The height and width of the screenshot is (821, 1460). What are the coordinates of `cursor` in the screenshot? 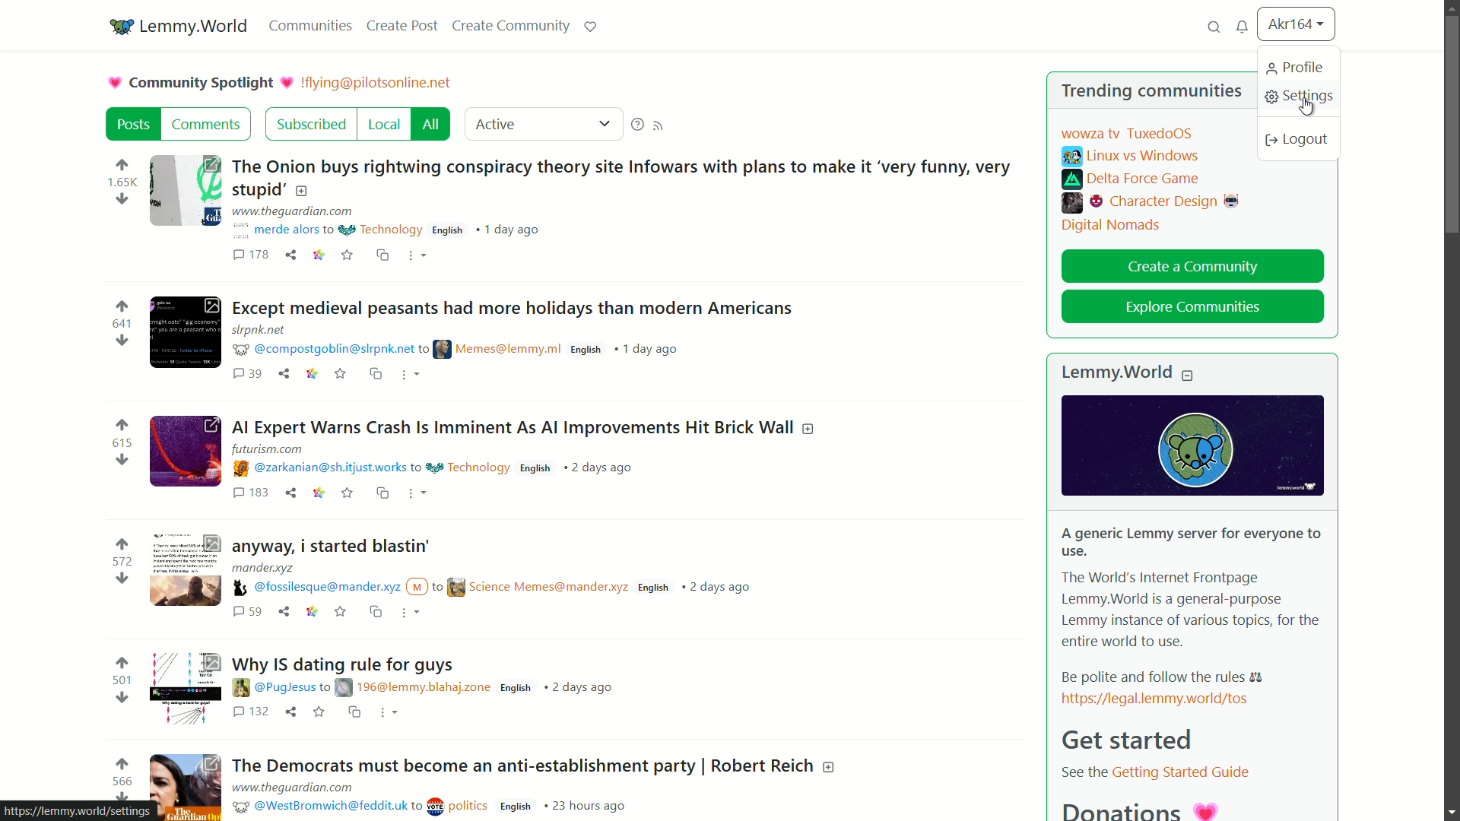 It's located at (1307, 106).